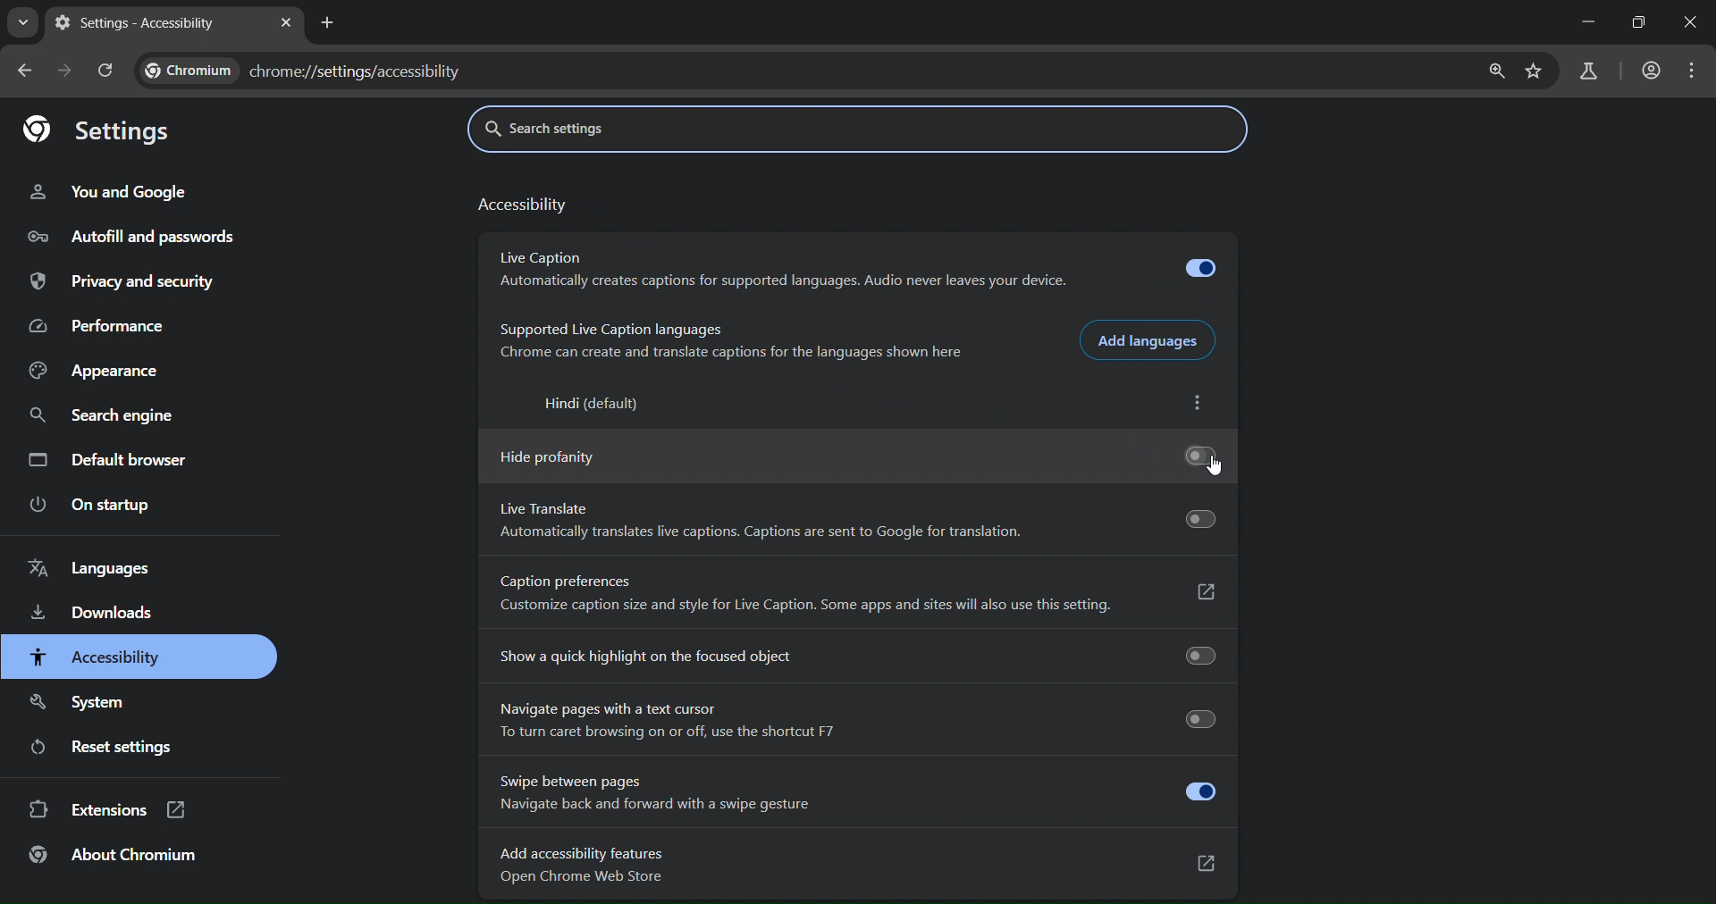 This screenshot has width=1716, height=904. What do you see at coordinates (97, 658) in the screenshot?
I see `accessibility` at bounding box center [97, 658].